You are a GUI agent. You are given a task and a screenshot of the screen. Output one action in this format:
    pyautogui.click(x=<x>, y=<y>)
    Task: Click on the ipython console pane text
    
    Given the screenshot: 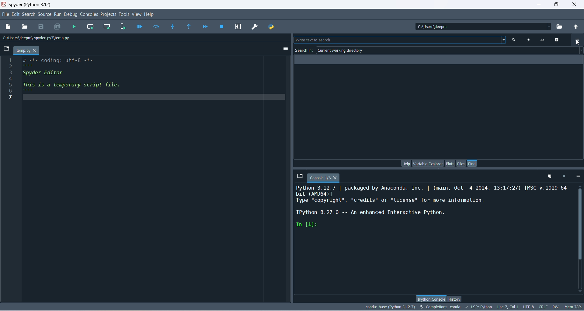 What is the action you would take?
    pyautogui.click(x=433, y=208)
    